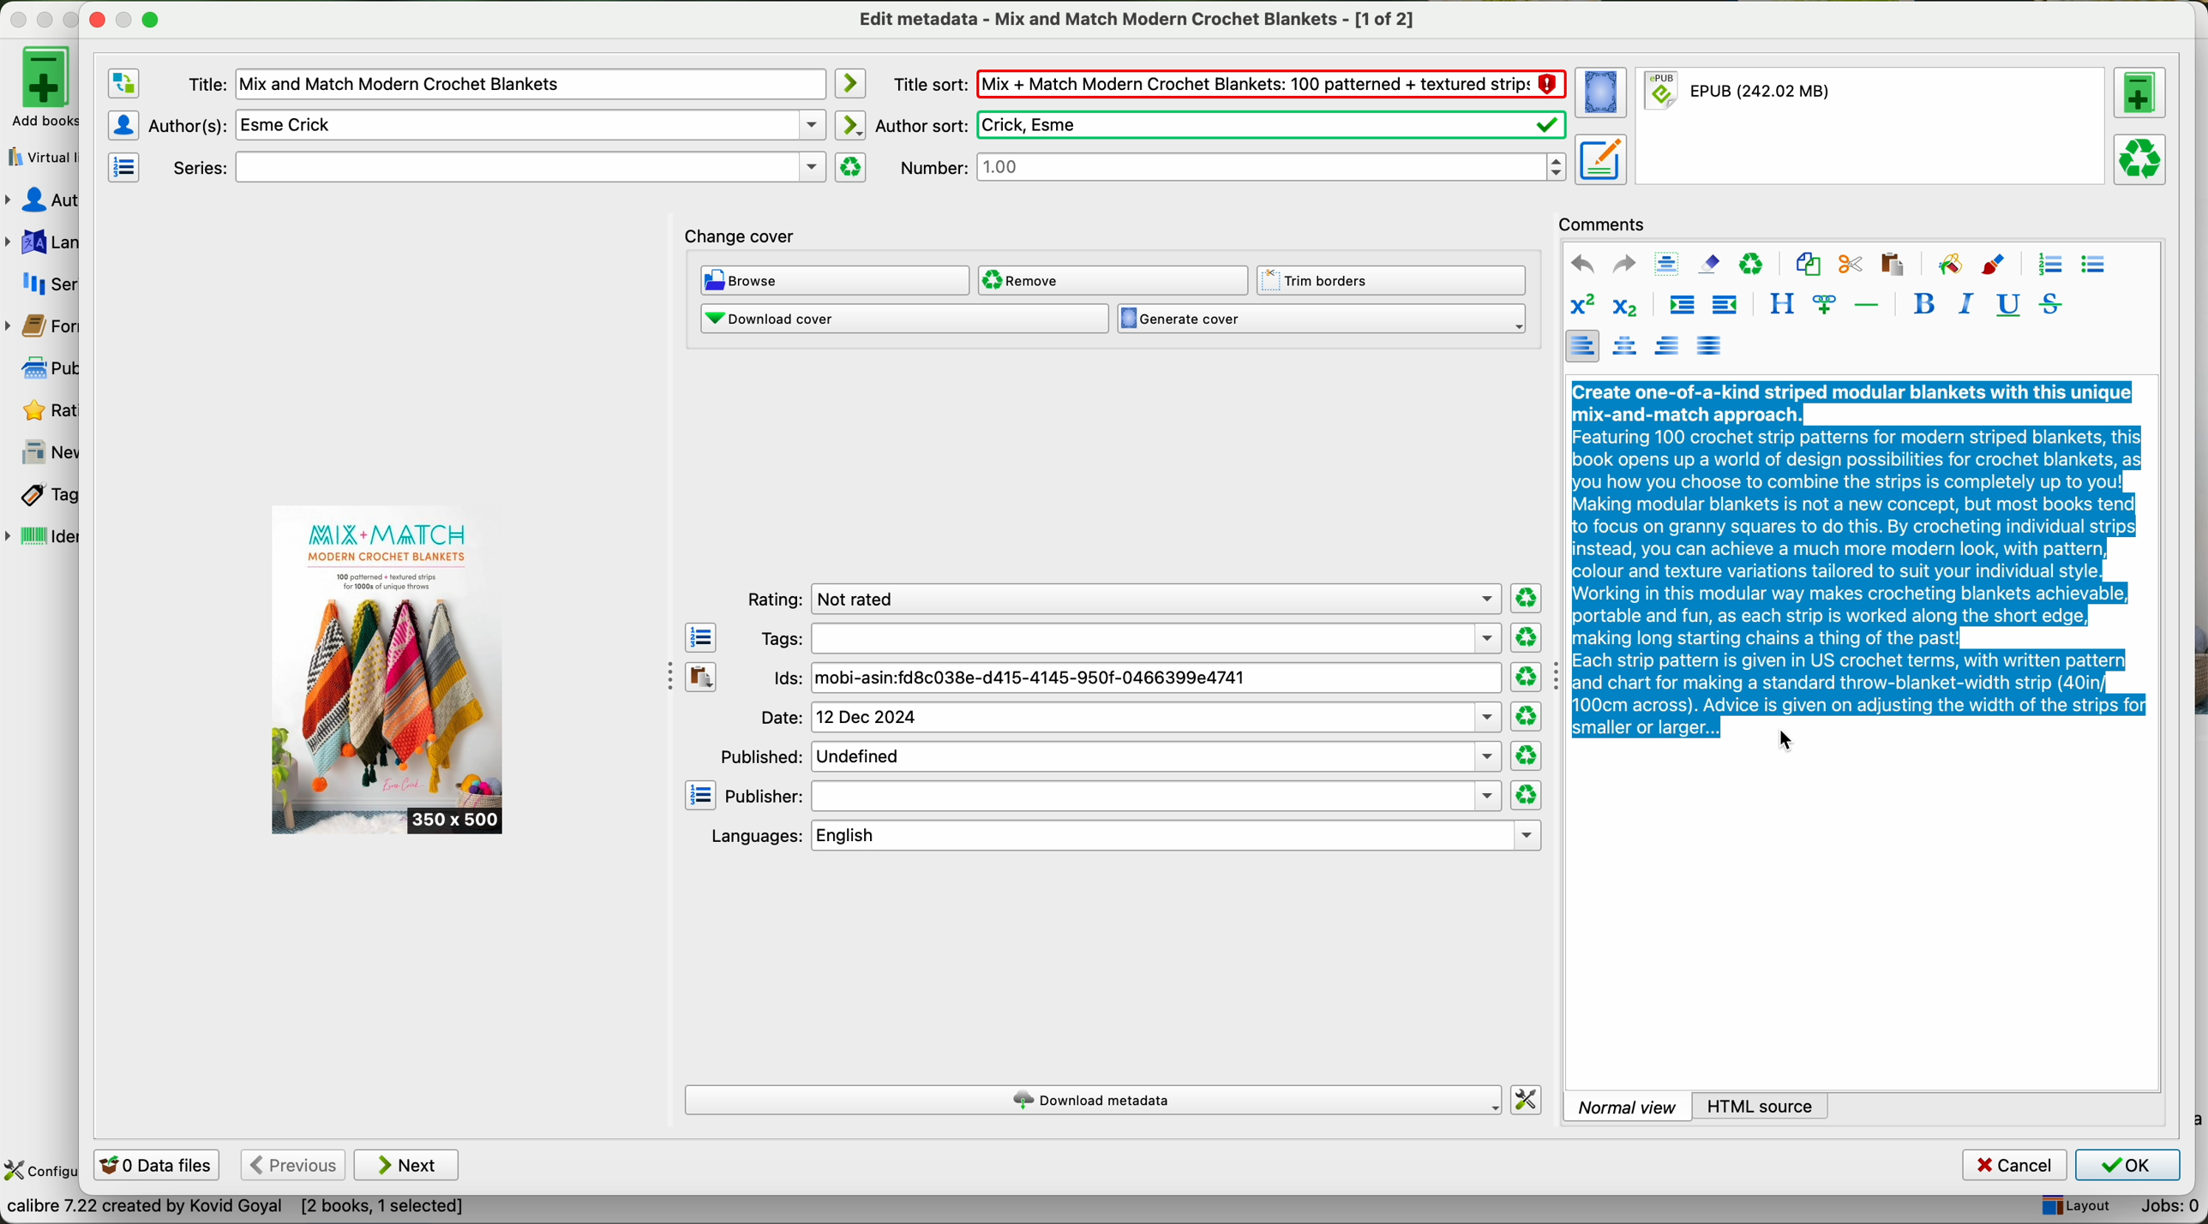 The width and height of the screenshot is (2208, 1224). What do you see at coordinates (1233, 166) in the screenshot?
I see `number` at bounding box center [1233, 166].